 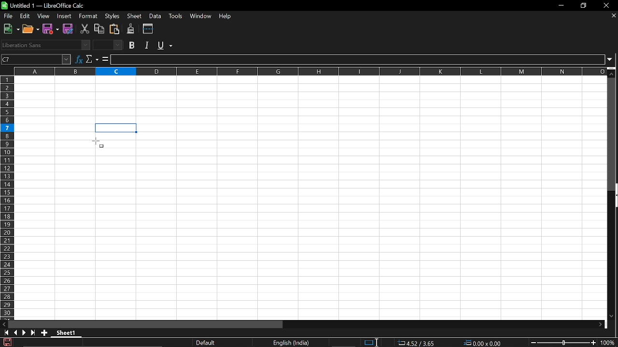 What do you see at coordinates (600, 325) in the screenshot?
I see `Move right` at bounding box center [600, 325].